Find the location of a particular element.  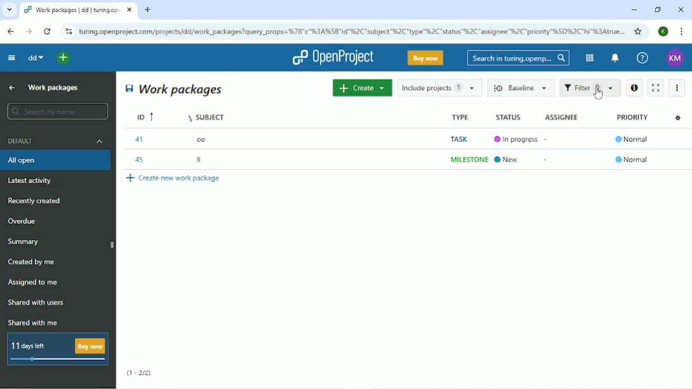

Type is located at coordinates (460, 117).